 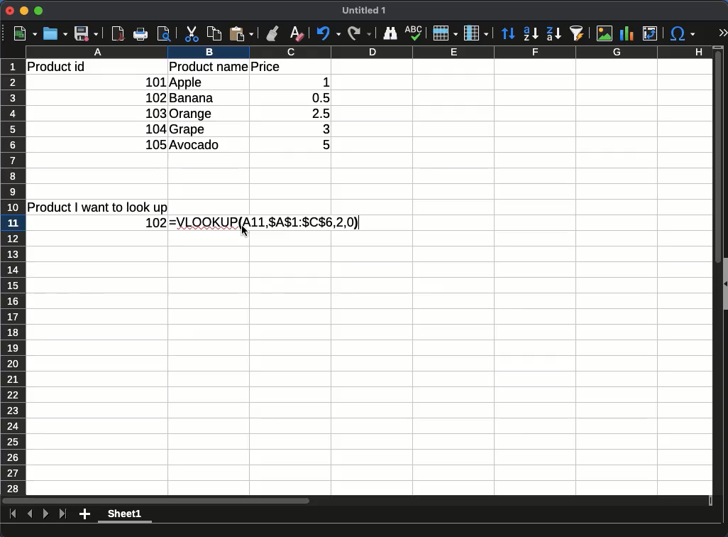 What do you see at coordinates (726, 284) in the screenshot?
I see `Collapse/Expand` at bounding box center [726, 284].